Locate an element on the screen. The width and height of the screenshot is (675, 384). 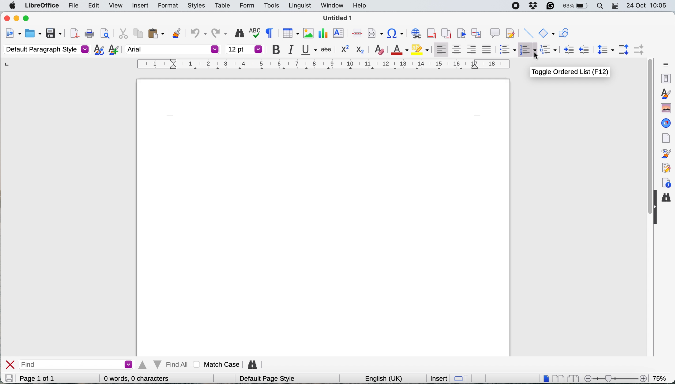
default page style is located at coordinates (269, 379).